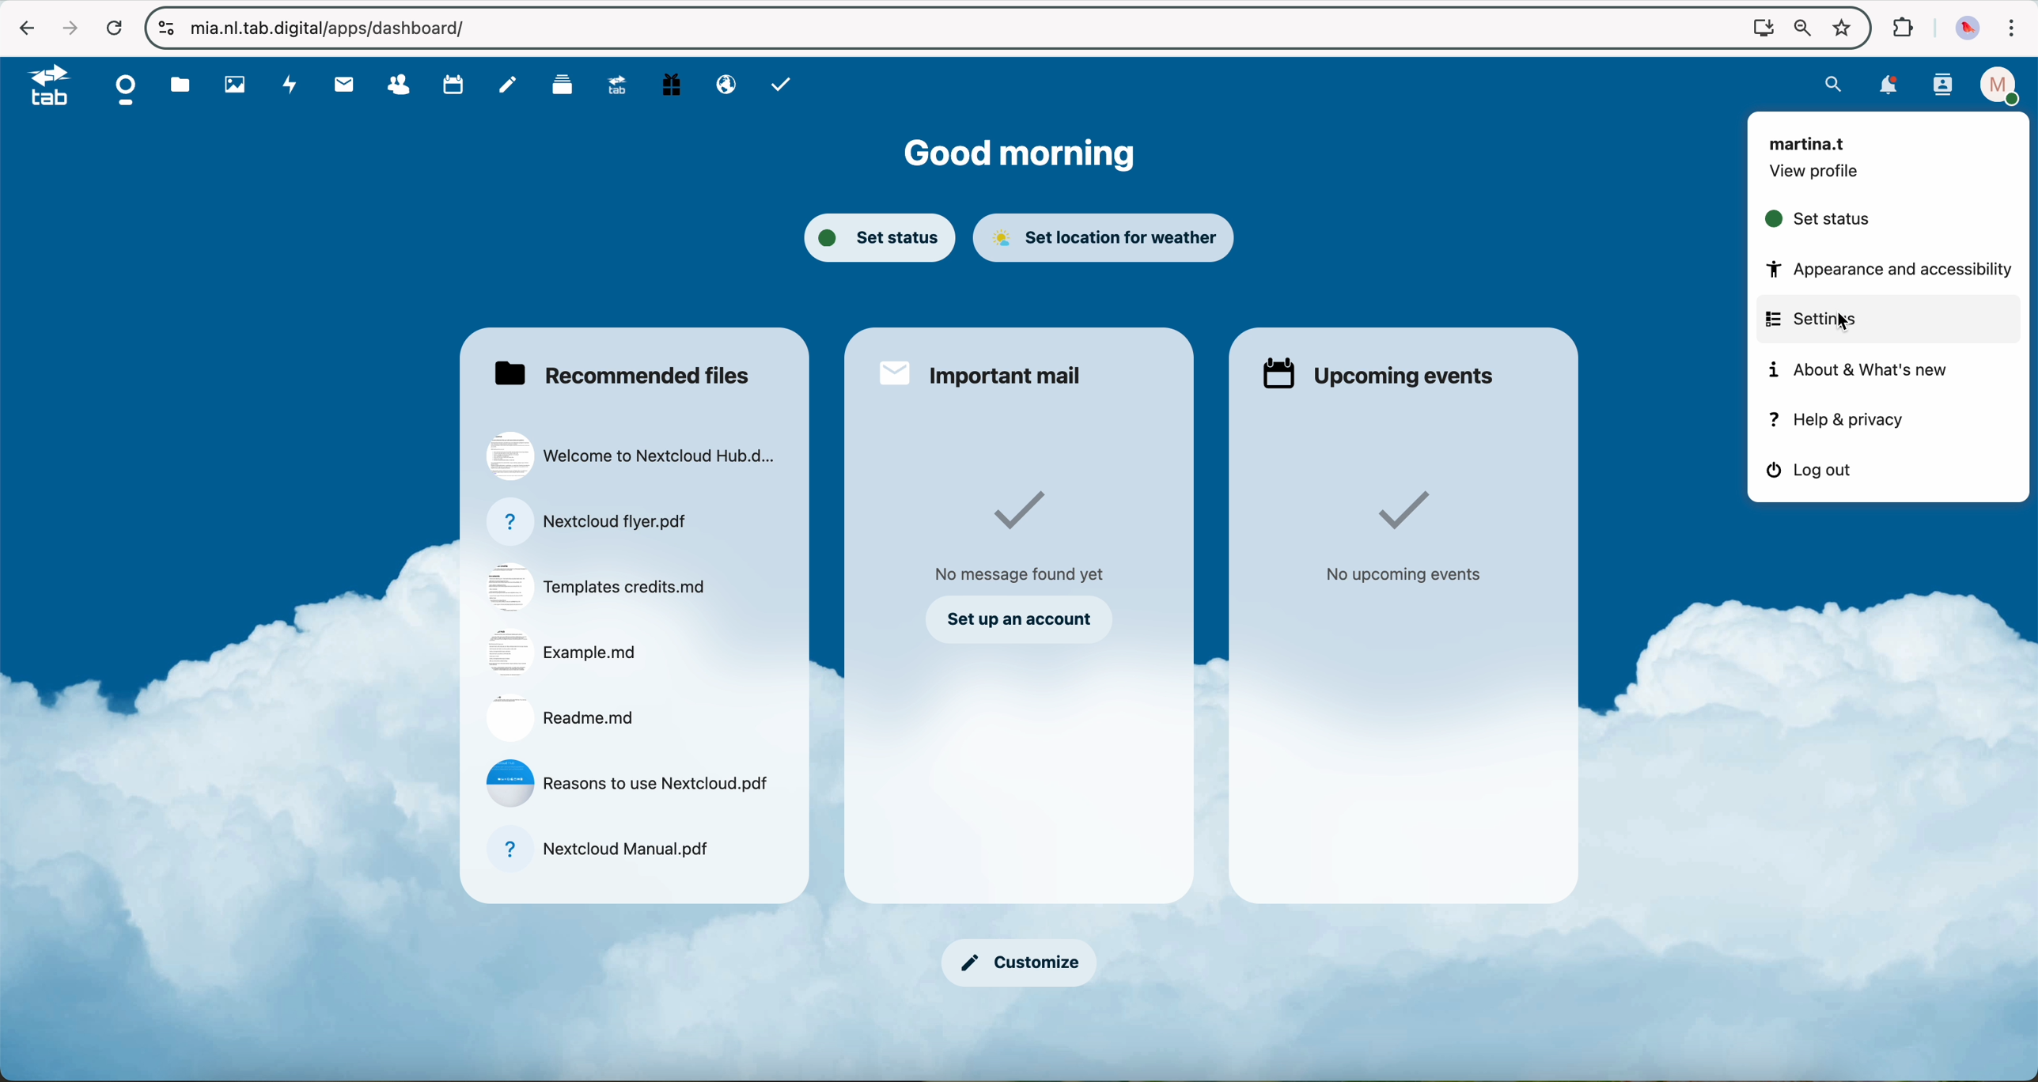 The width and height of the screenshot is (2038, 1082). I want to click on set location for weather, so click(1108, 239).